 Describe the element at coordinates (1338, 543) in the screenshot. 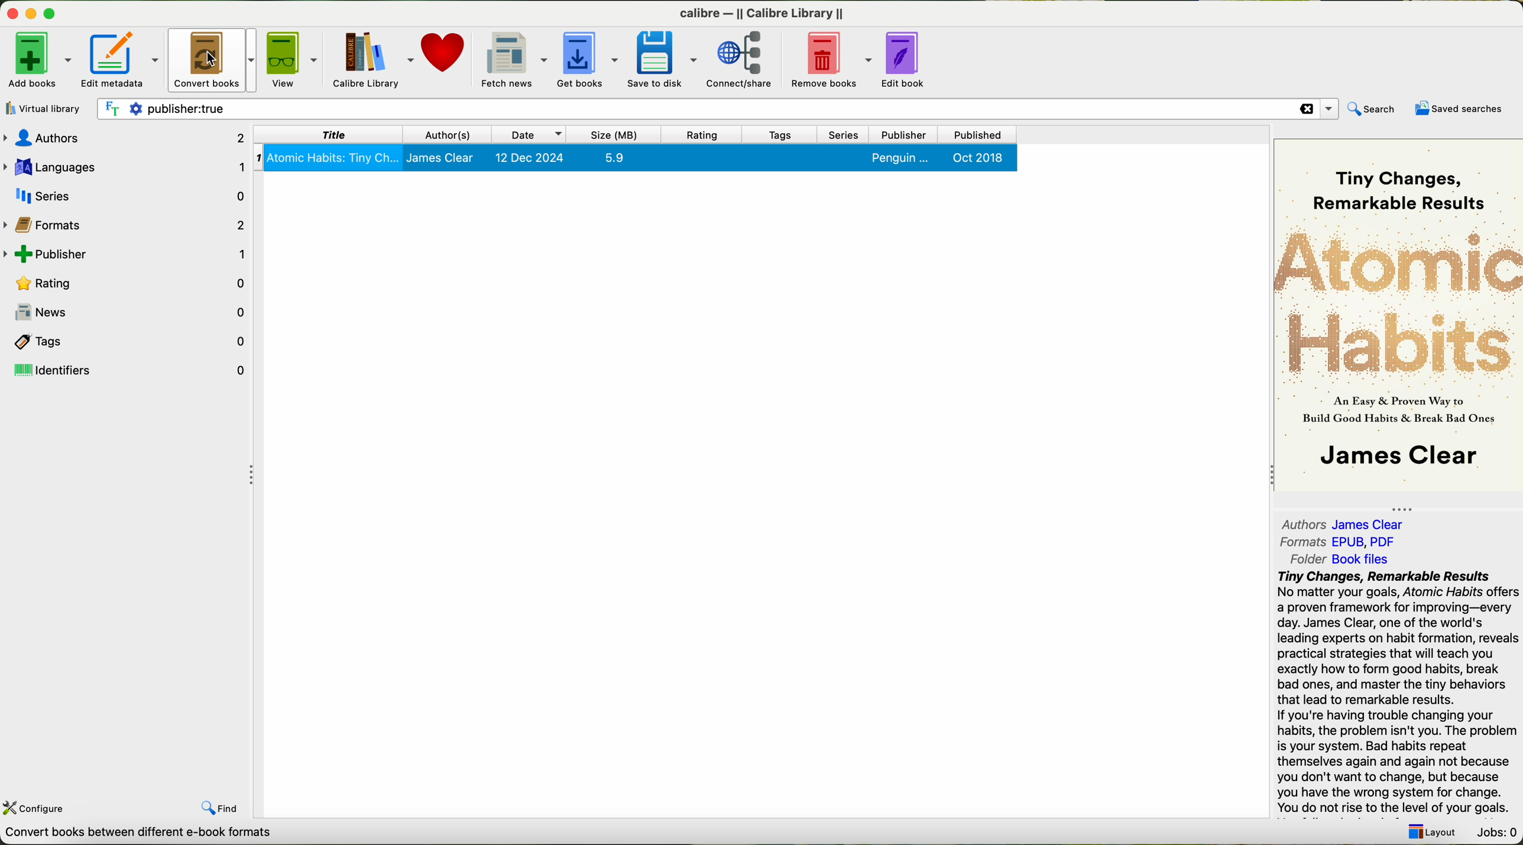

I see `formats` at that location.